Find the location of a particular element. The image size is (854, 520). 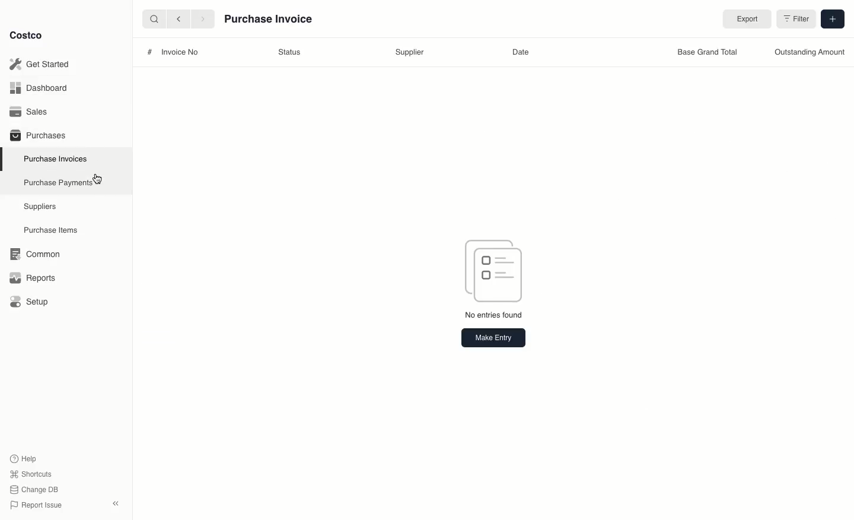

Dashboard is located at coordinates (42, 87).